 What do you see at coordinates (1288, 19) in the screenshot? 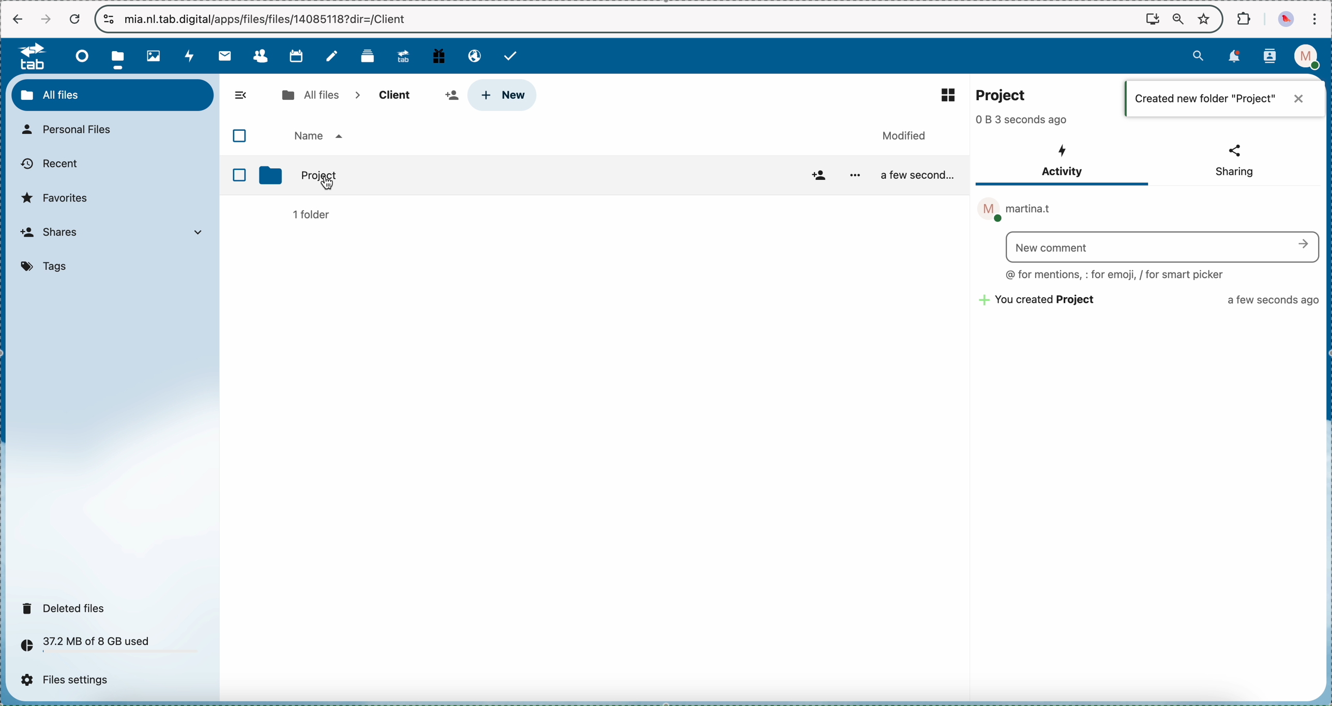
I see `profile picture` at bounding box center [1288, 19].